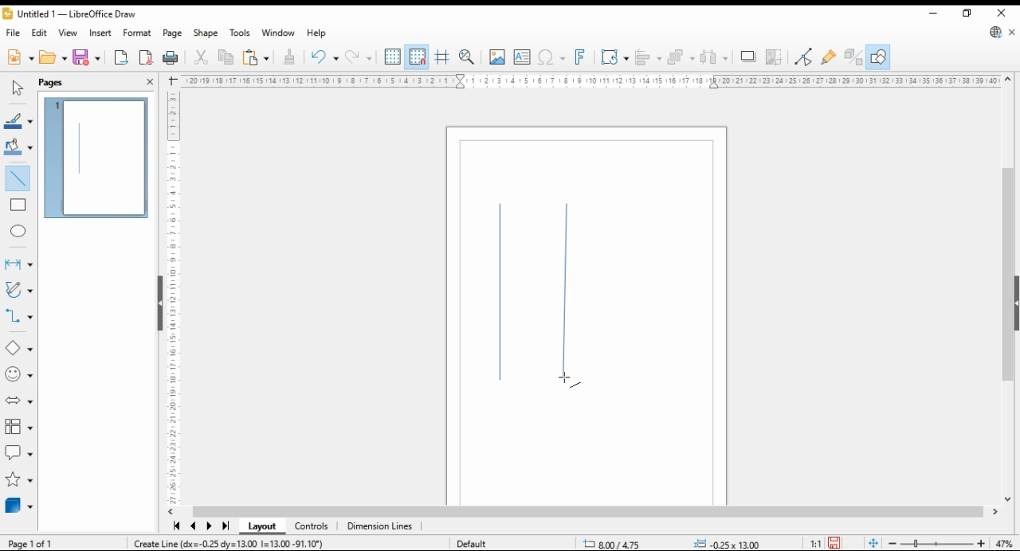 The height and width of the screenshot is (551, 1020). What do you see at coordinates (149, 80) in the screenshot?
I see `close pane` at bounding box center [149, 80].